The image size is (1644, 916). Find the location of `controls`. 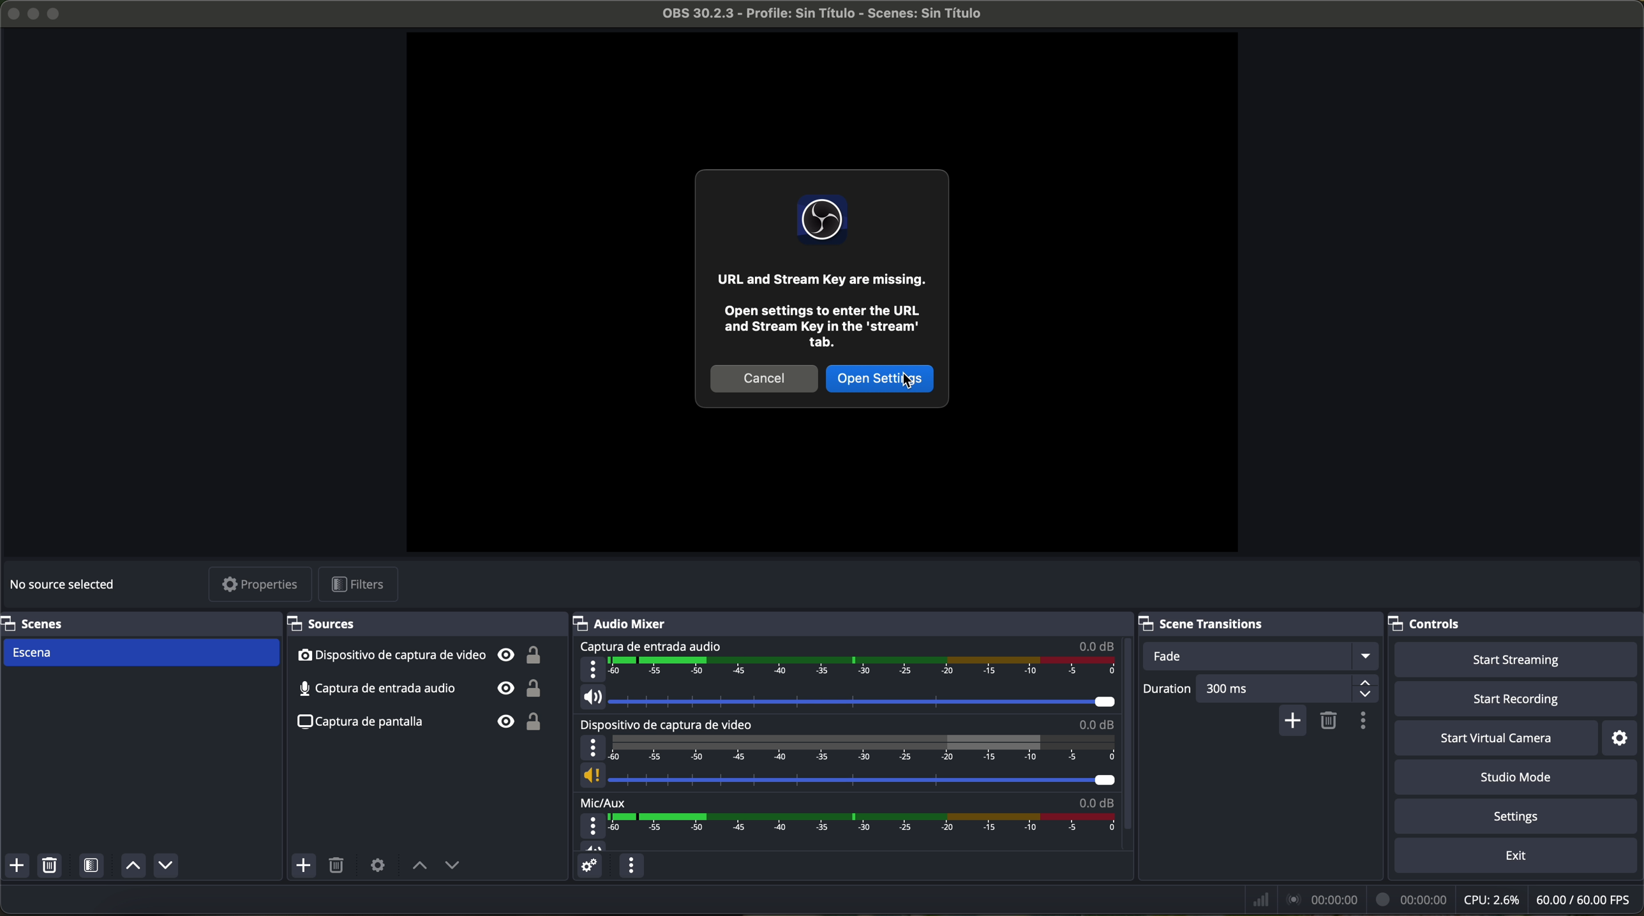

controls is located at coordinates (1516, 624).